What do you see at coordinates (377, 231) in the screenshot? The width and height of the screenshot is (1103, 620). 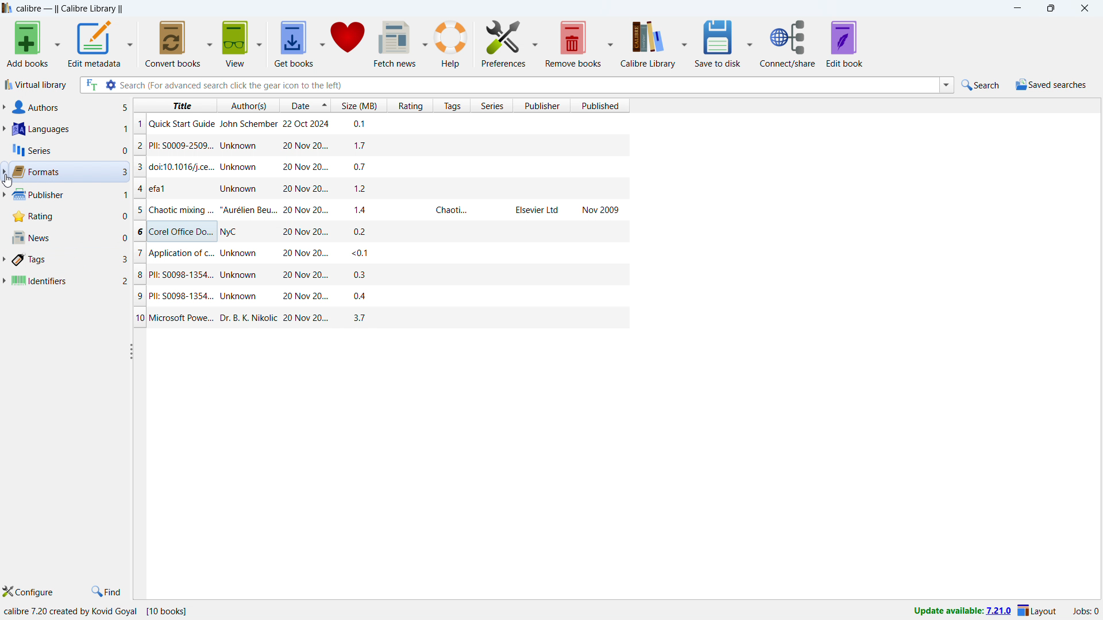 I see `one book entry` at bounding box center [377, 231].